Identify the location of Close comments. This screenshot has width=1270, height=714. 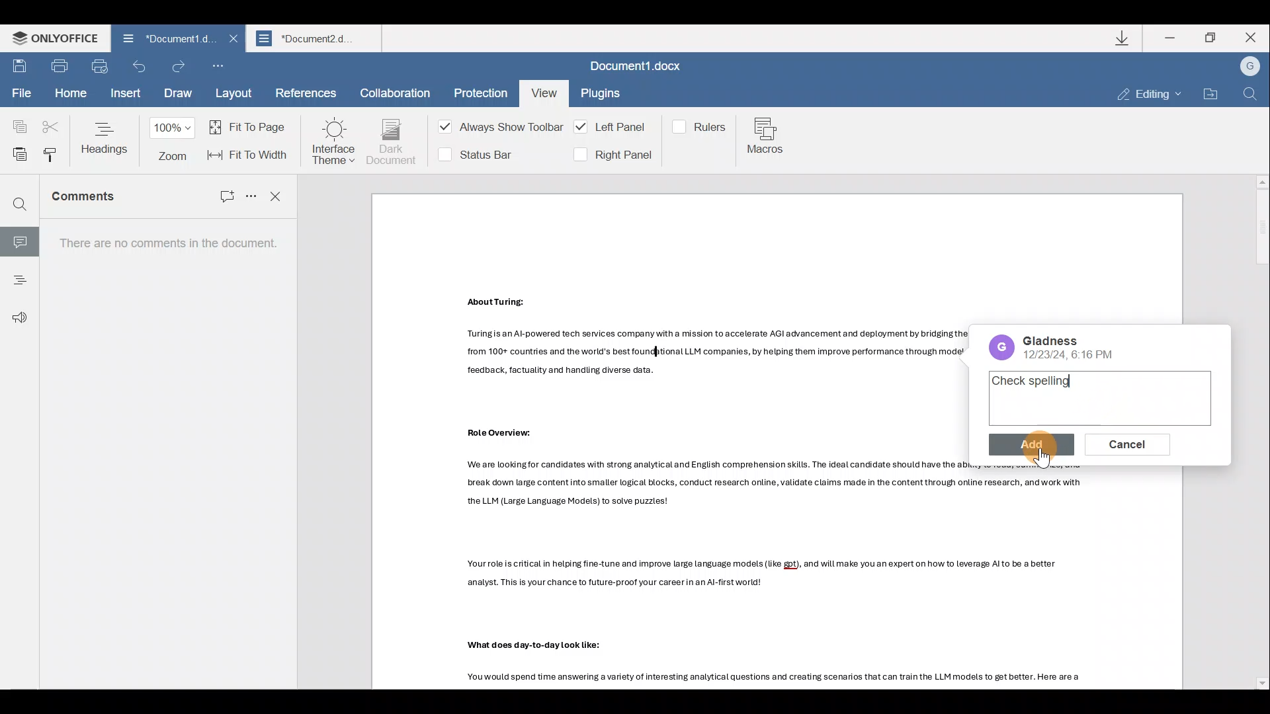
(276, 195).